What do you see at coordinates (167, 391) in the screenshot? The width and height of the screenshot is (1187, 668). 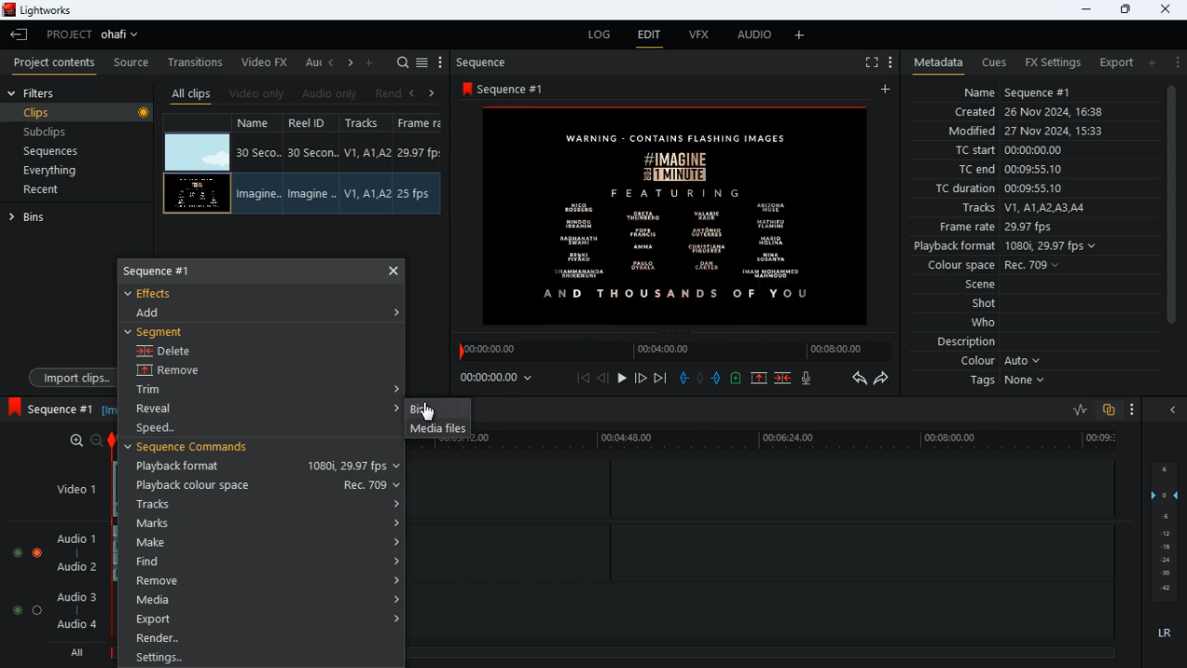 I see `trim` at bounding box center [167, 391].